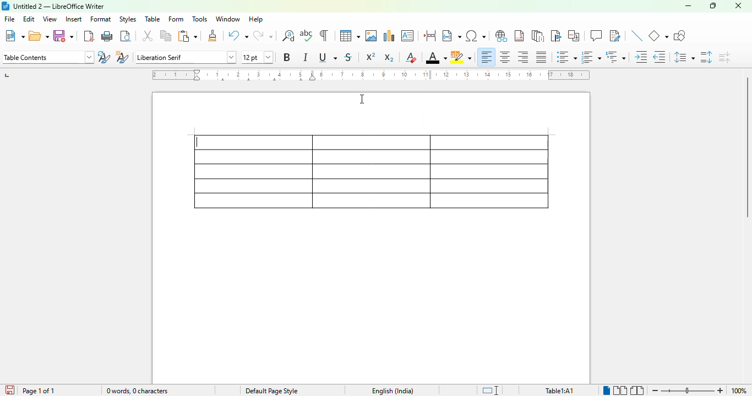 This screenshot has height=396, width=752. I want to click on file, so click(10, 19).